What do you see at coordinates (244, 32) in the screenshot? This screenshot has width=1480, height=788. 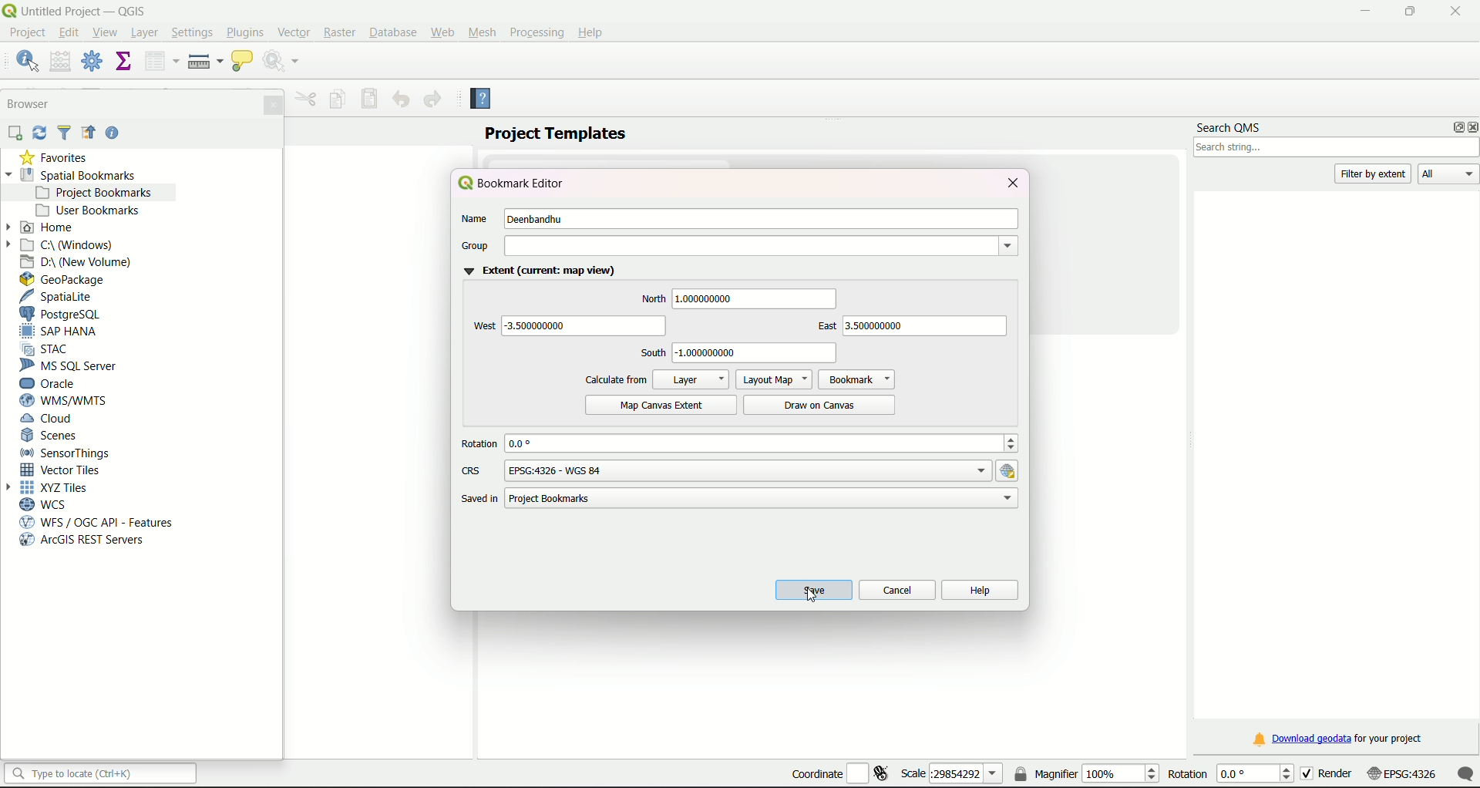 I see `Plugins` at bounding box center [244, 32].